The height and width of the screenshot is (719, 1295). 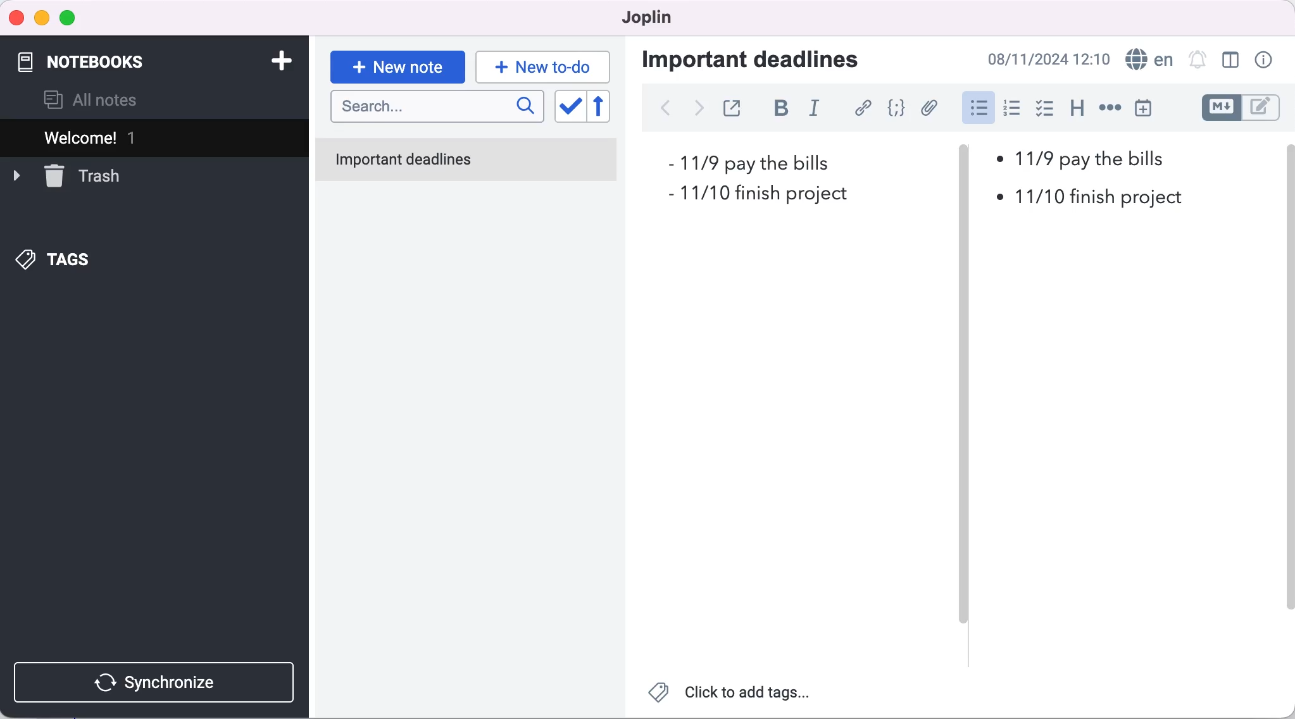 I want to click on deadline 2, so click(x=1094, y=198).